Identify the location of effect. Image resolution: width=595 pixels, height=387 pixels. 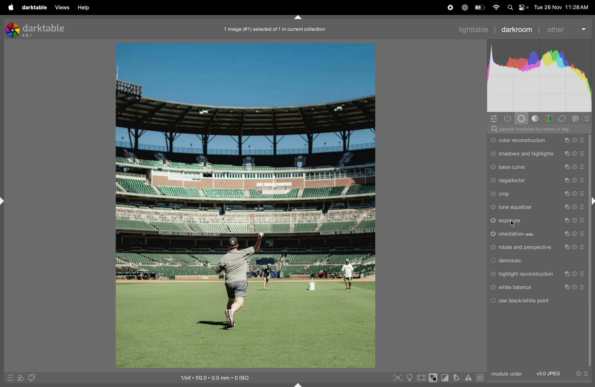
(576, 118).